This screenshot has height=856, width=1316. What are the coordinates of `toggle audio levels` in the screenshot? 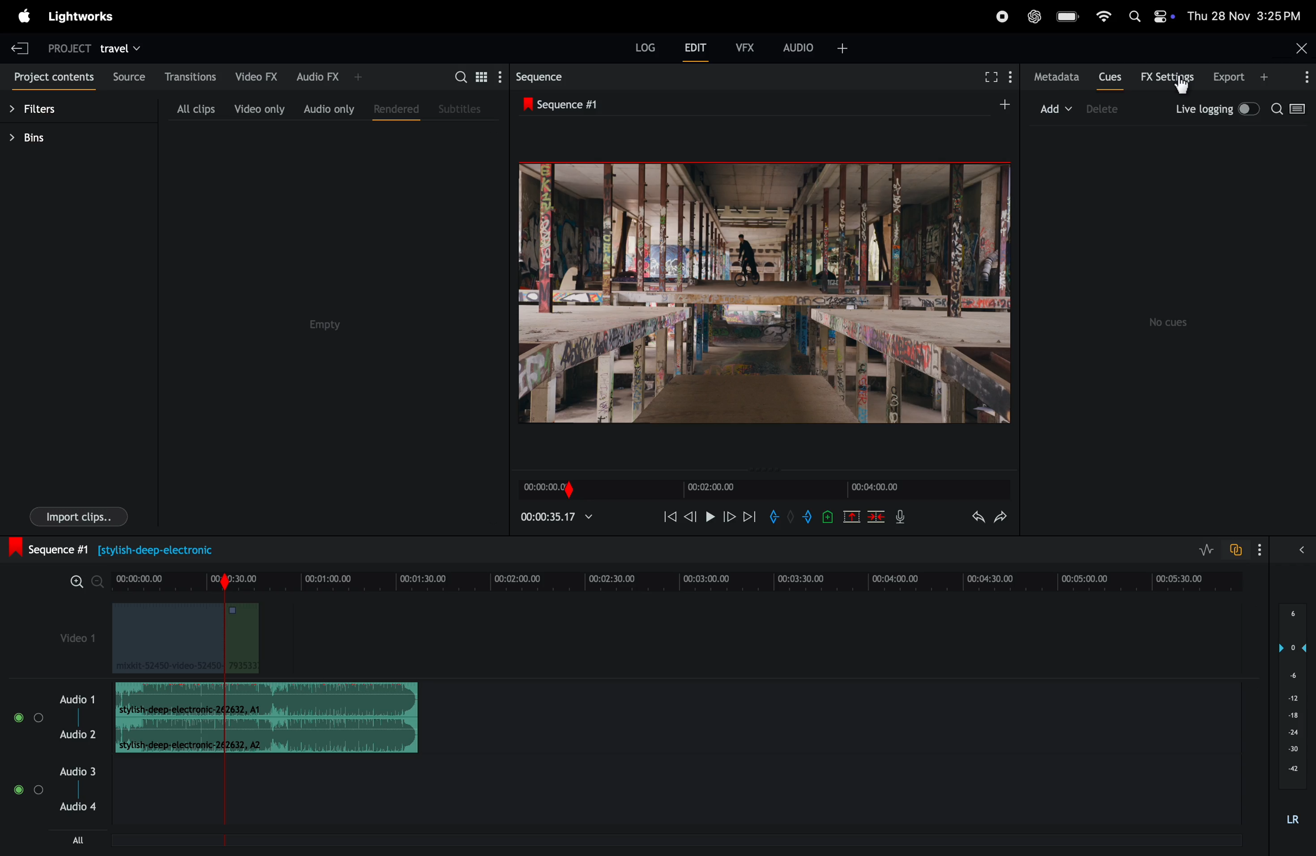 It's located at (1204, 548).